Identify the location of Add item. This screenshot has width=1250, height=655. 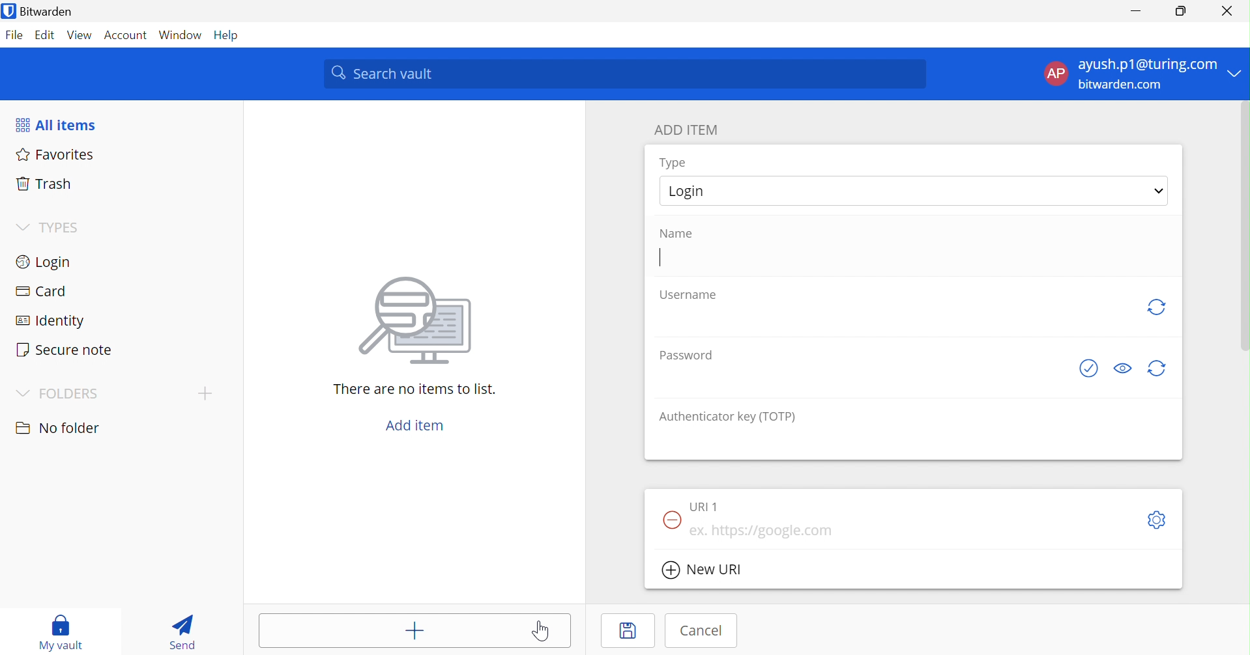
(416, 632).